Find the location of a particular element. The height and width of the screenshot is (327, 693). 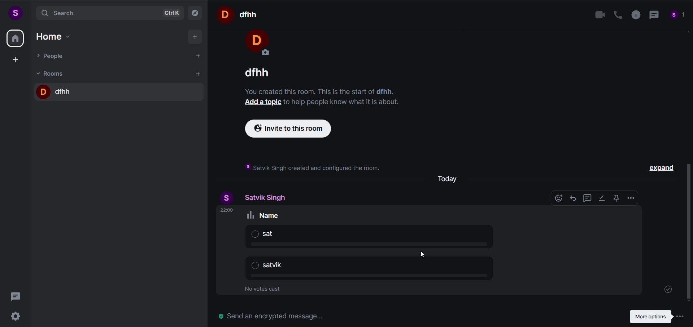

Text about group creation is located at coordinates (311, 167).